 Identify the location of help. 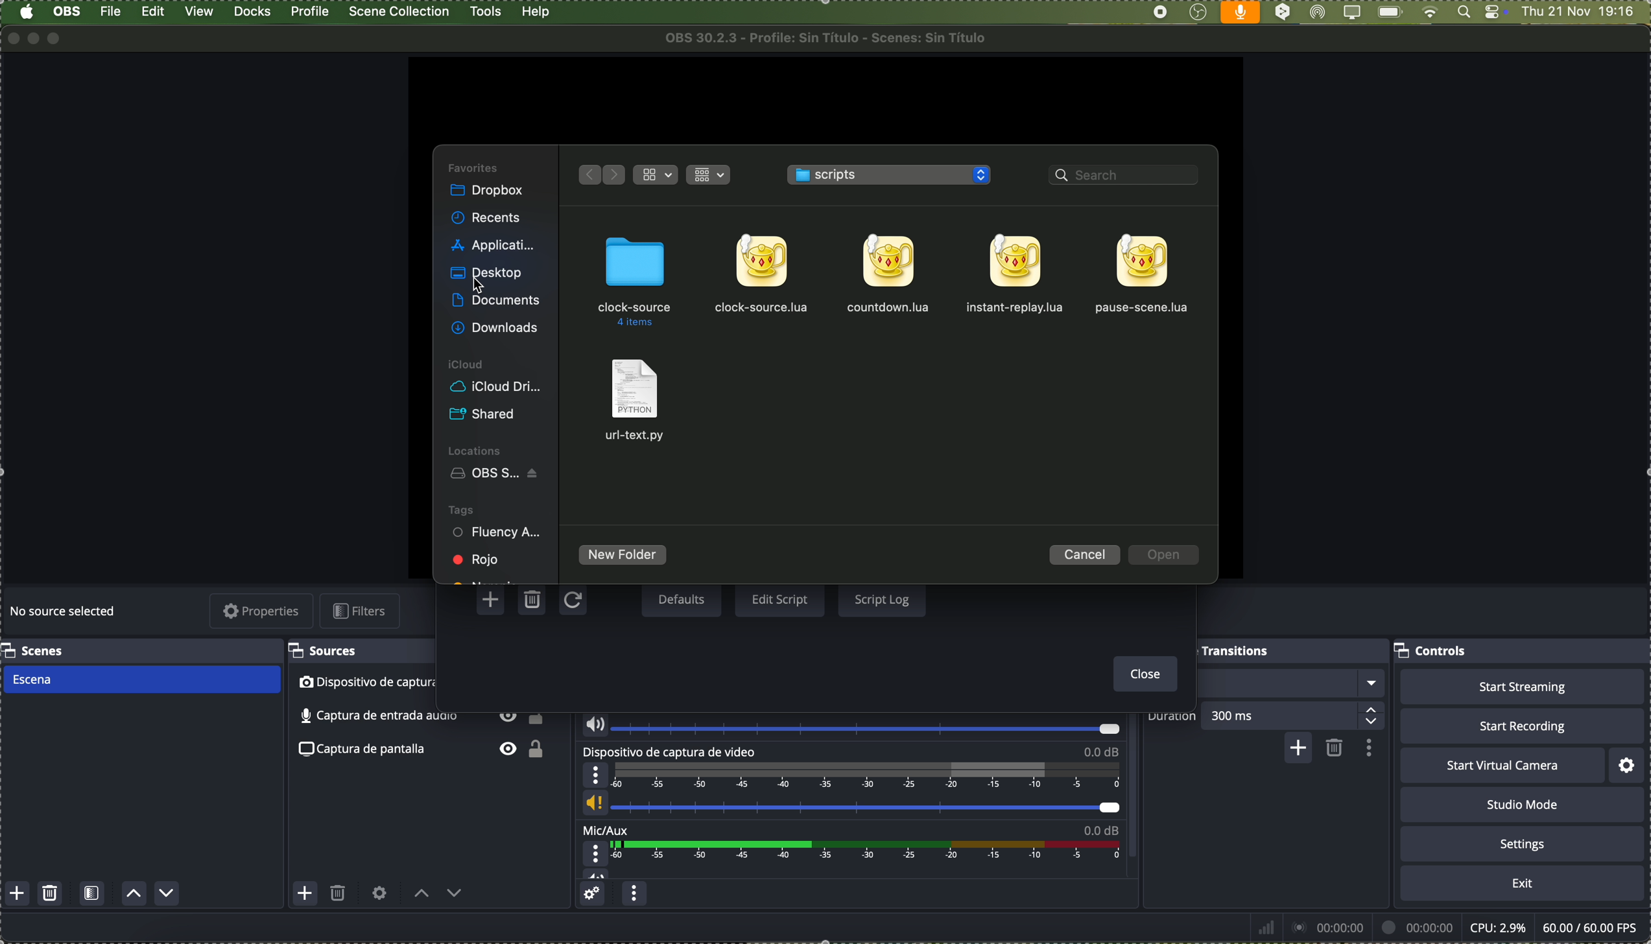
(536, 12).